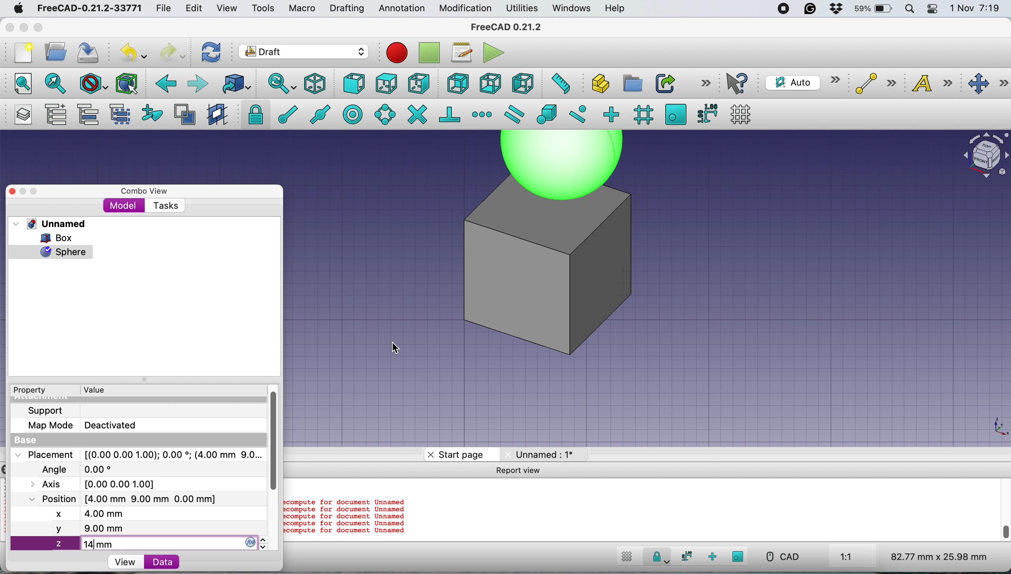 This screenshot has width=1011, height=574. Describe the element at coordinates (513, 115) in the screenshot. I see `snap parallel` at that location.